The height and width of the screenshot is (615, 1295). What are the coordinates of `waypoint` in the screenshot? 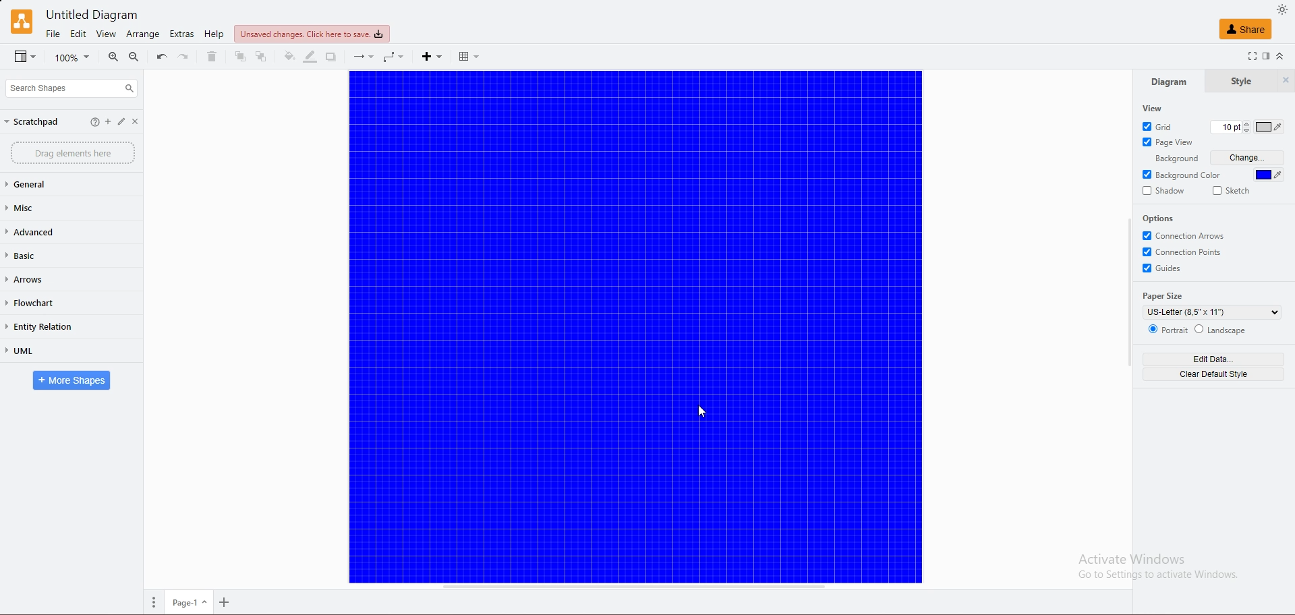 It's located at (396, 57).